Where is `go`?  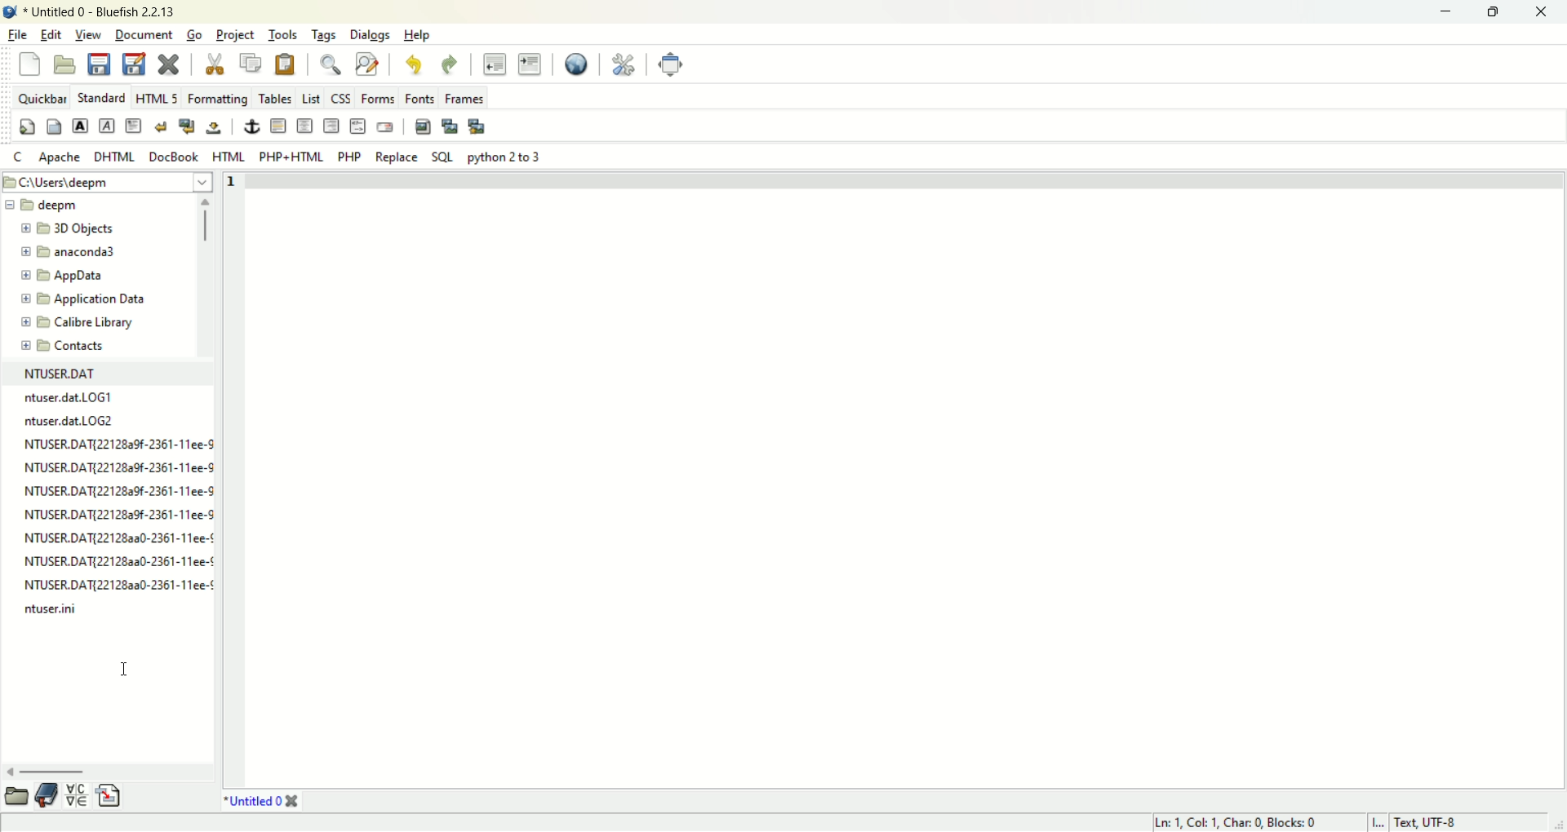 go is located at coordinates (194, 35).